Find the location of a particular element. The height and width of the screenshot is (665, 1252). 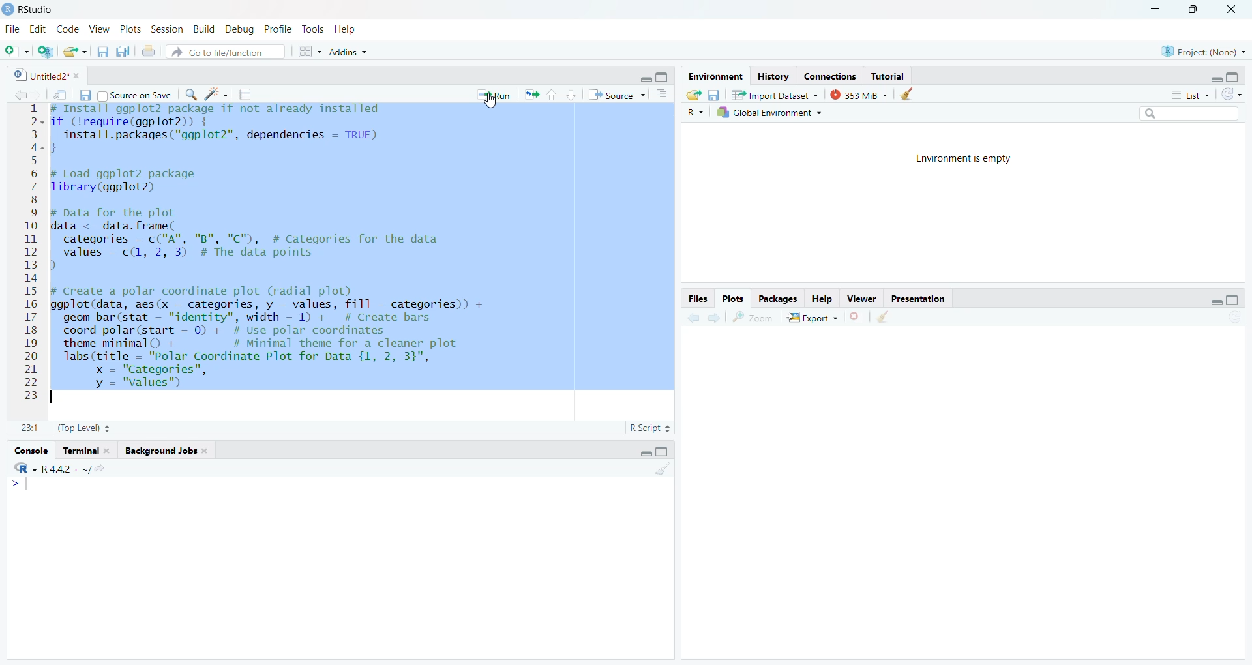

new file is located at coordinates (16, 52).